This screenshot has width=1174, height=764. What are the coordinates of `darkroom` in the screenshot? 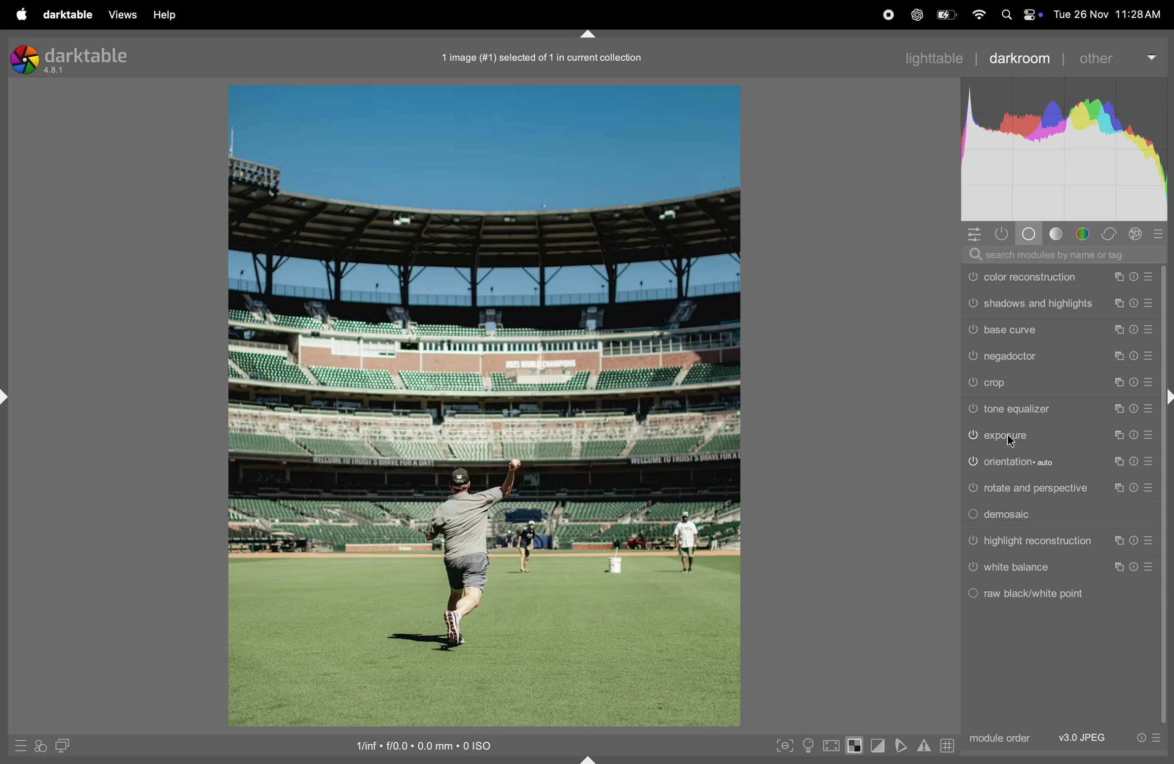 It's located at (1017, 57).